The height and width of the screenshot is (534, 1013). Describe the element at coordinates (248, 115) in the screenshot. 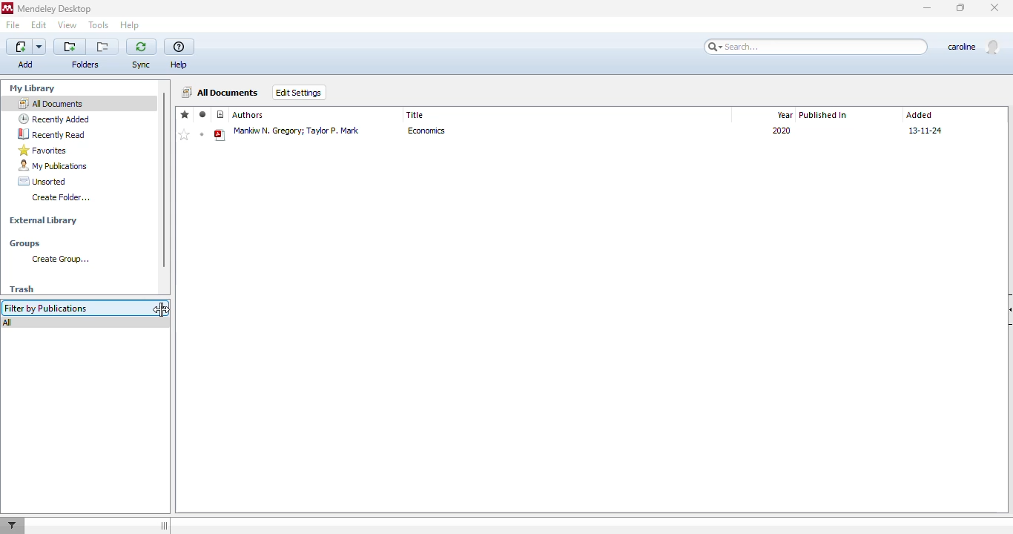

I see `authors` at that location.